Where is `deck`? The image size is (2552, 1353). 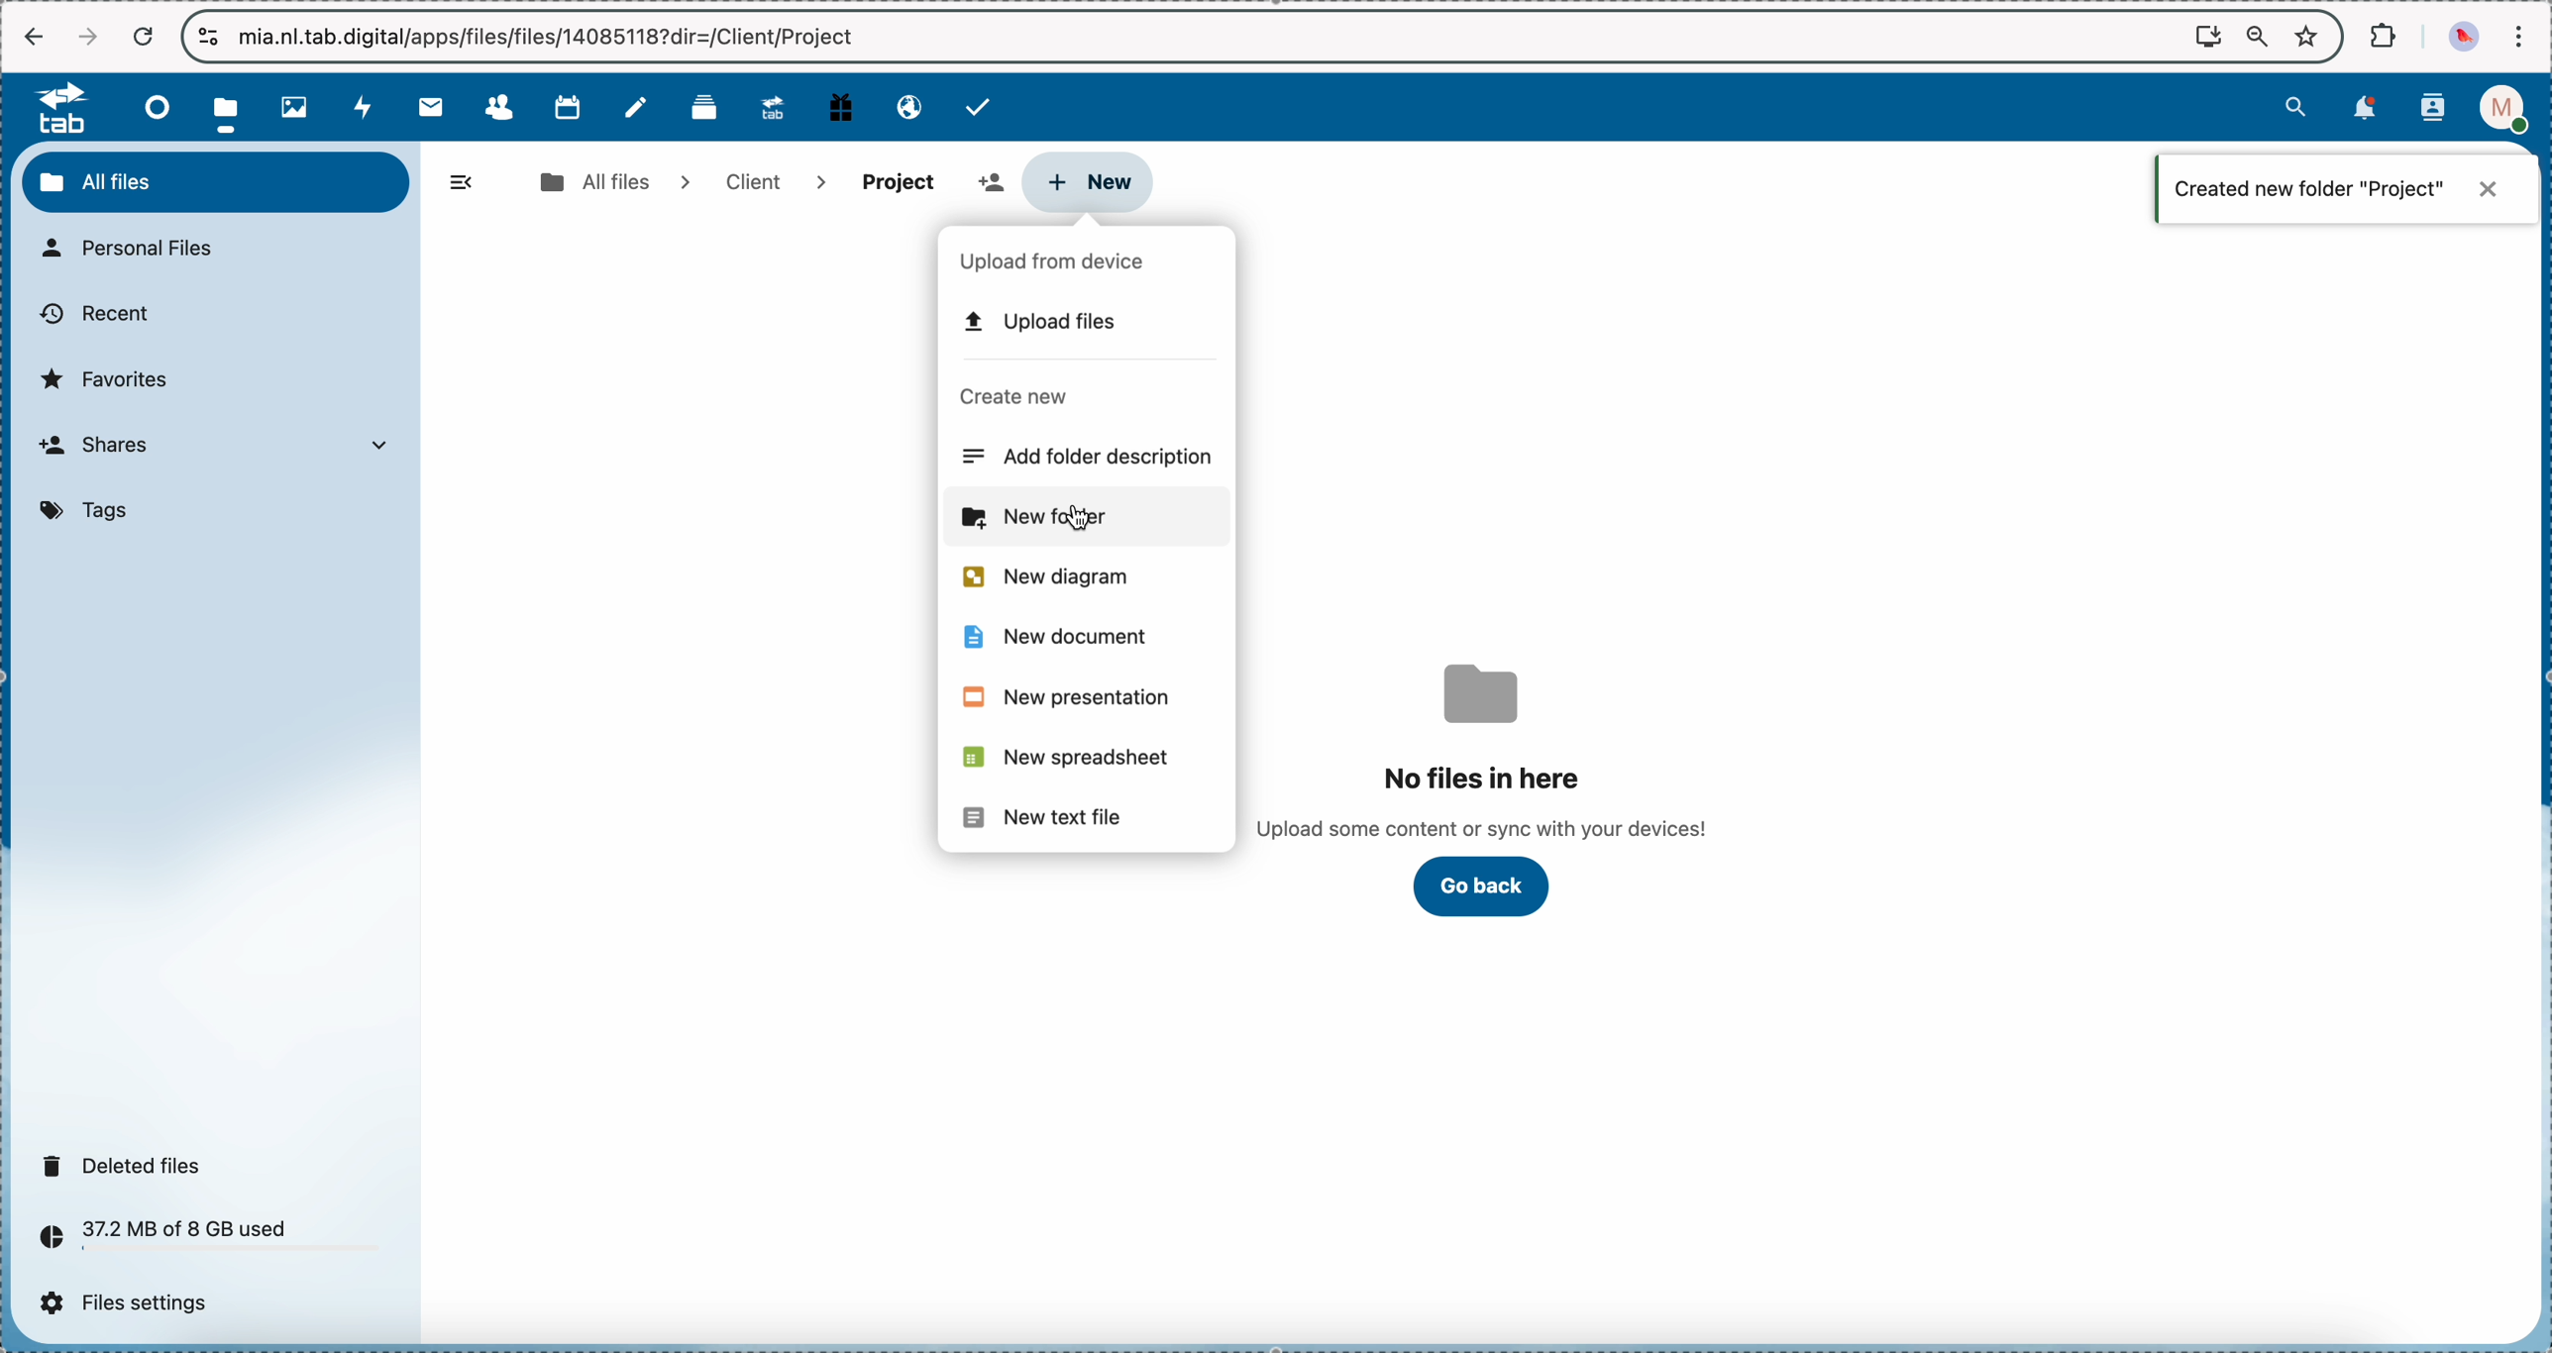
deck is located at coordinates (708, 105).